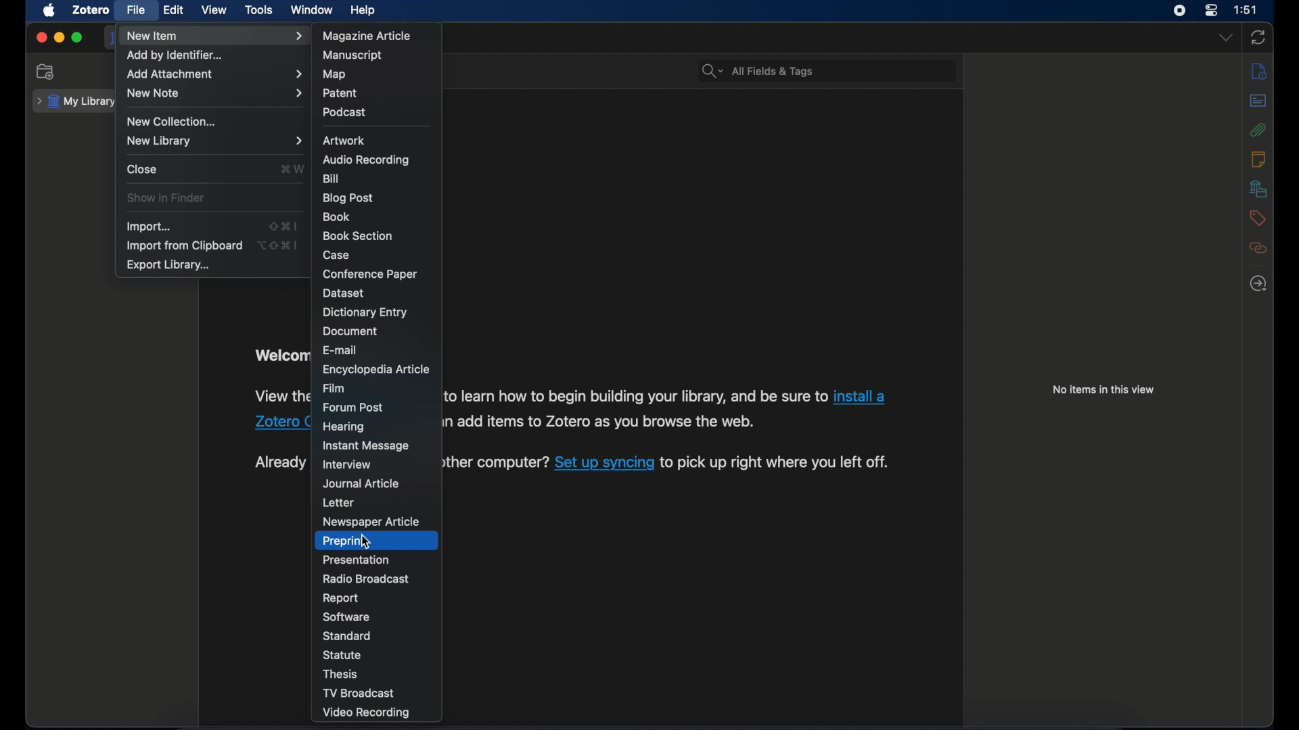 This screenshot has height=730, width=1299. Describe the element at coordinates (41, 37) in the screenshot. I see `close` at that location.